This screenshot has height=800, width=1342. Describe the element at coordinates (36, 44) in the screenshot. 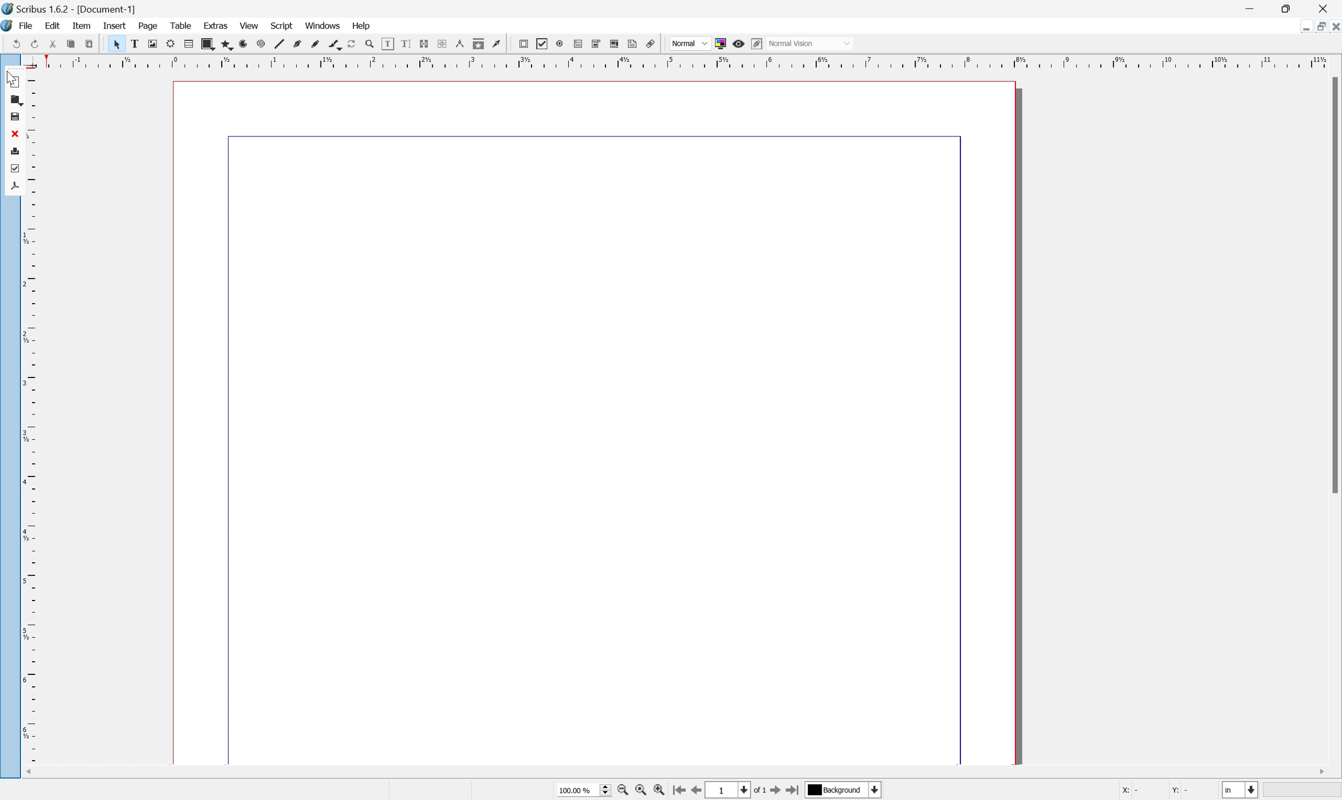

I see `open` at that location.